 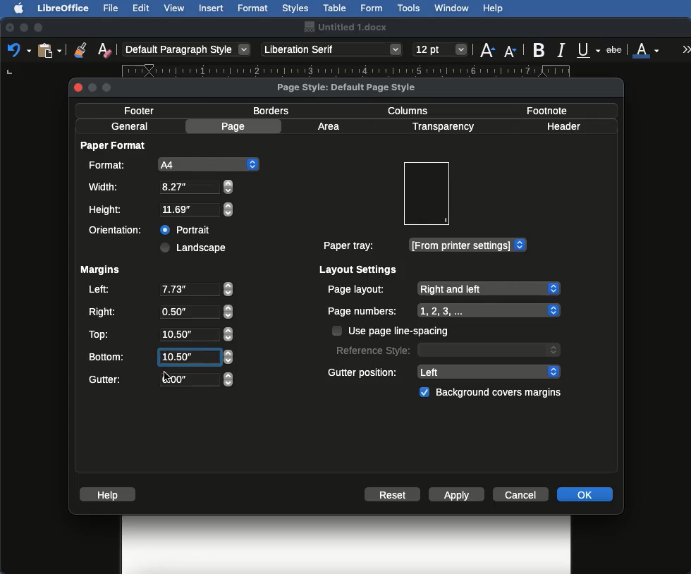 What do you see at coordinates (18, 49) in the screenshot?
I see `Undo` at bounding box center [18, 49].